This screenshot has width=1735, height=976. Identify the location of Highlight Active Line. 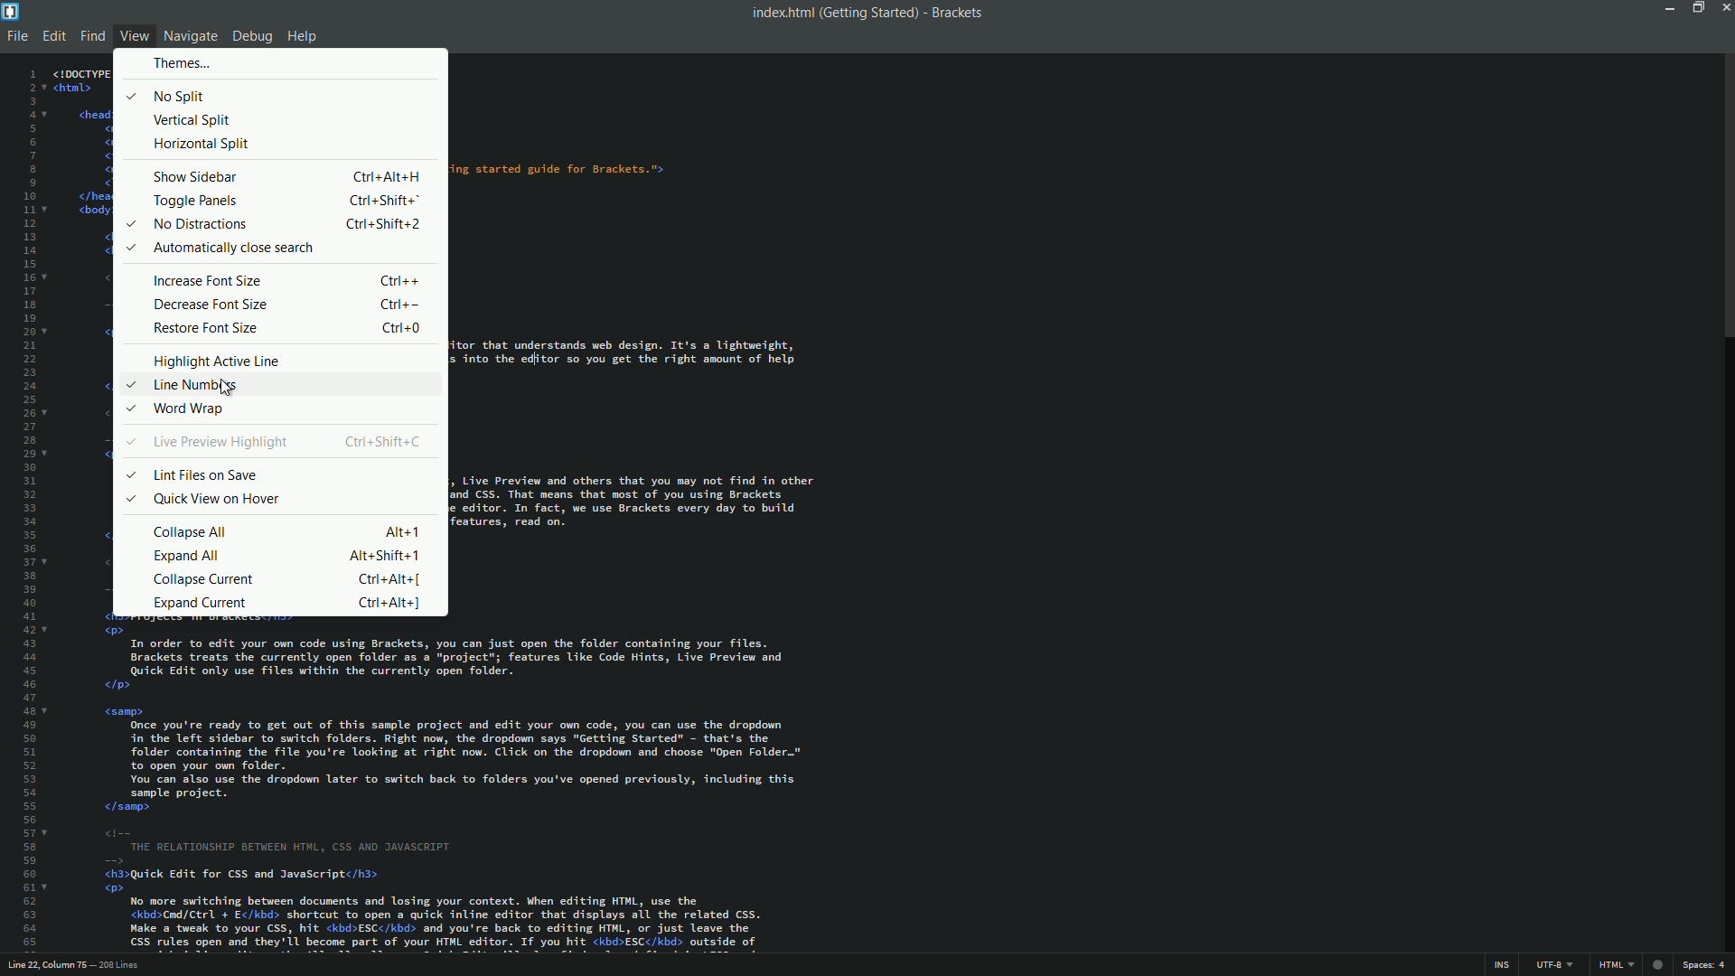
(217, 361).